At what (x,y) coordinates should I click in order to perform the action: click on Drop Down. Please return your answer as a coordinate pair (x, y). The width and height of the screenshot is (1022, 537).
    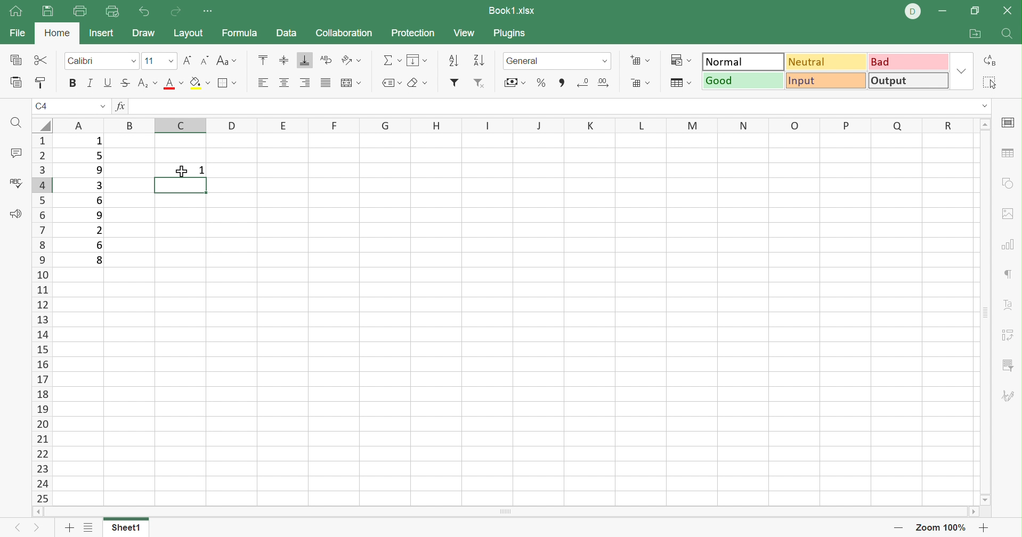
    Looking at the image, I should click on (169, 61).